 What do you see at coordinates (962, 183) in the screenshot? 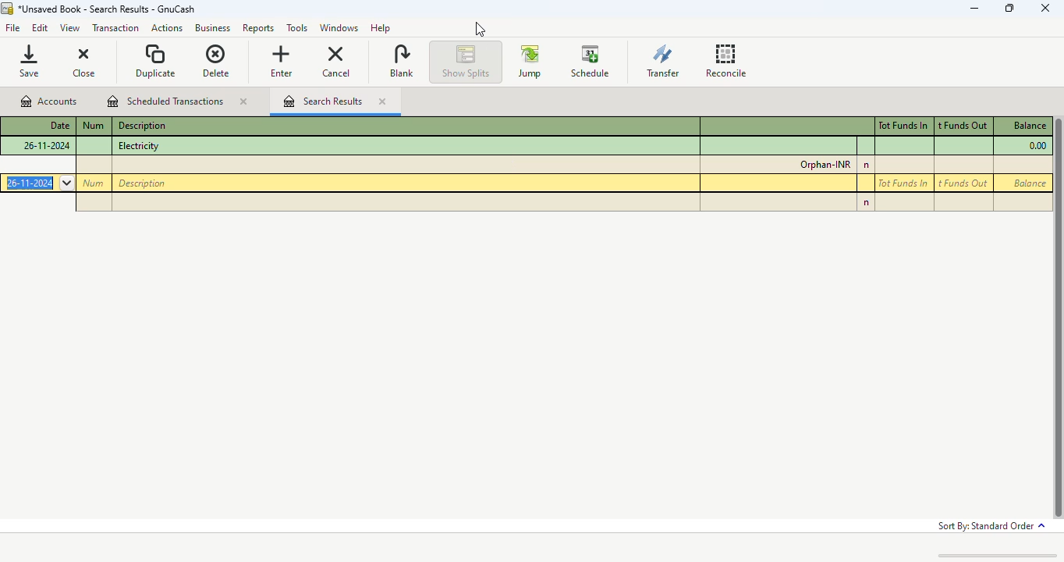
I see `t funds out` at bounding box center [962, 183].